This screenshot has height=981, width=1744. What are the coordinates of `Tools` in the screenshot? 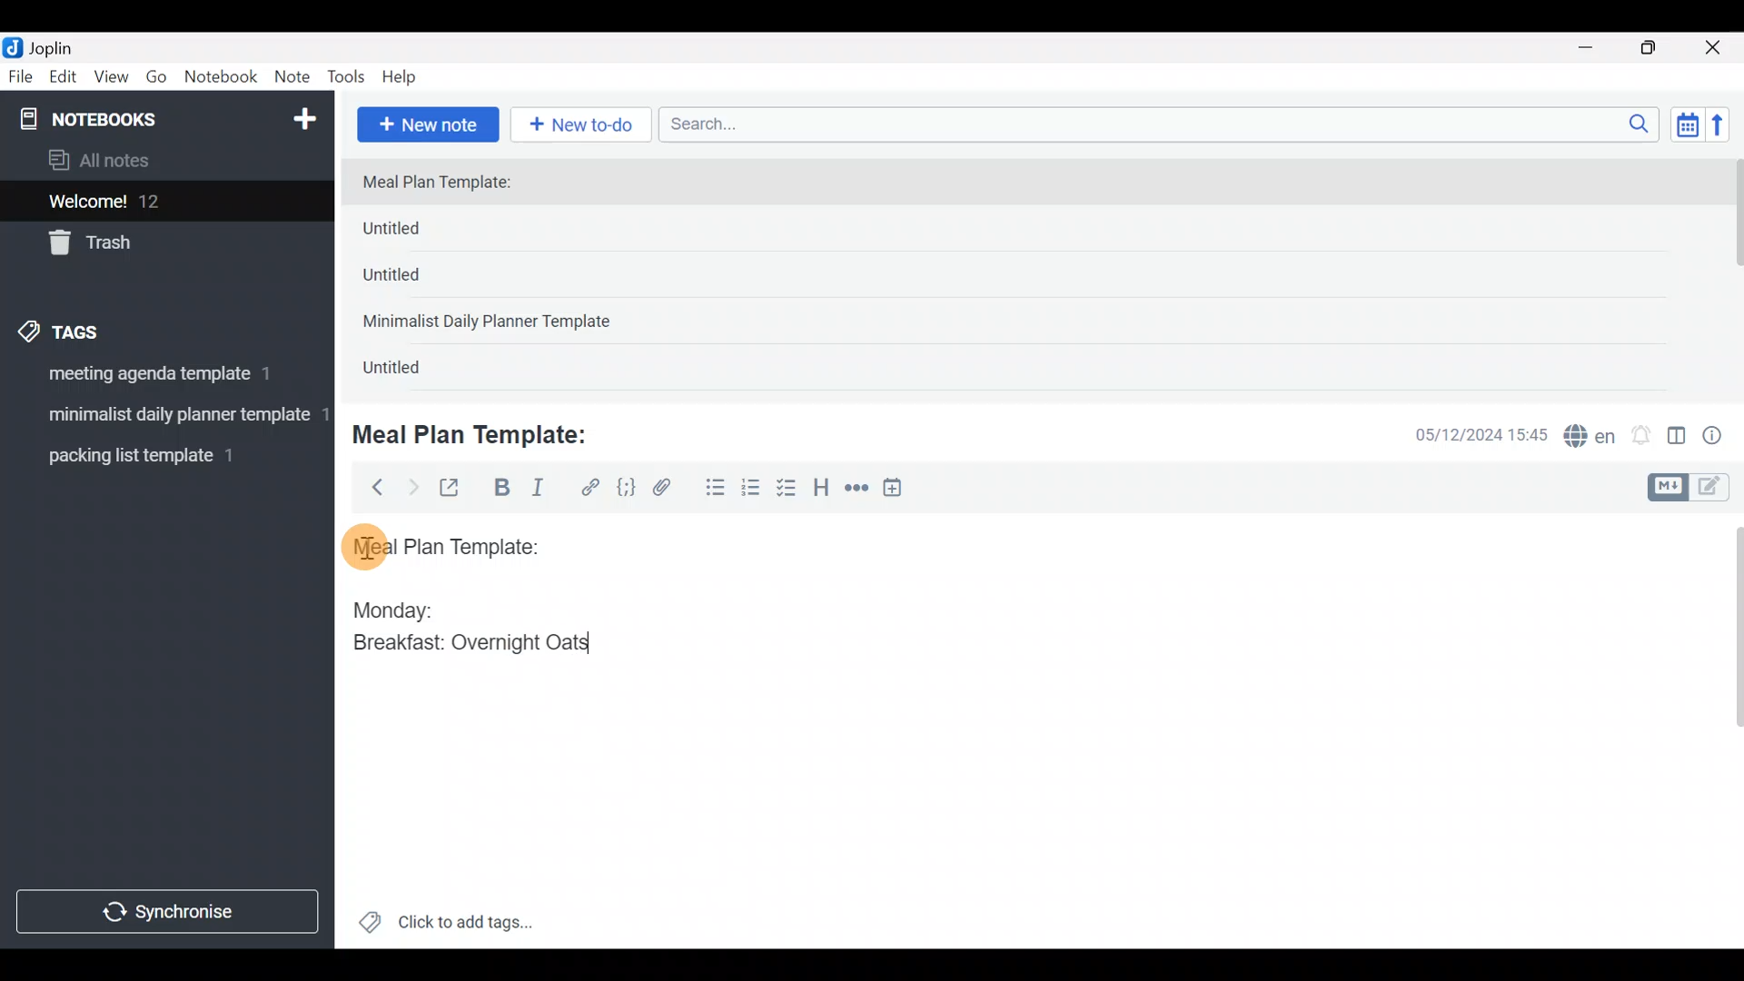 It's located at (347, 78).